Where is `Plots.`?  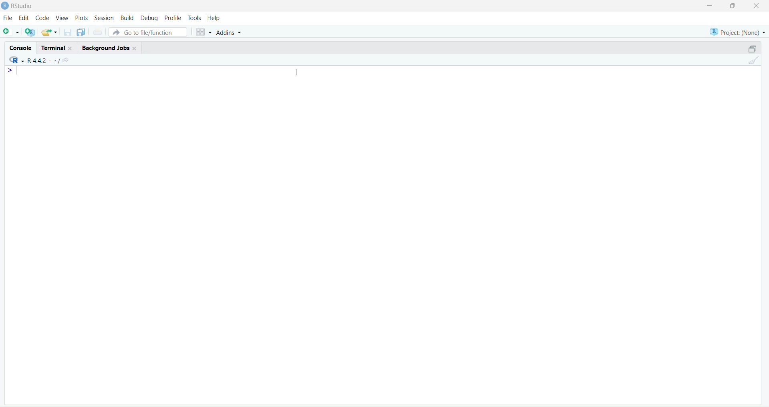 Plots. is located at coordinates (82, 18).